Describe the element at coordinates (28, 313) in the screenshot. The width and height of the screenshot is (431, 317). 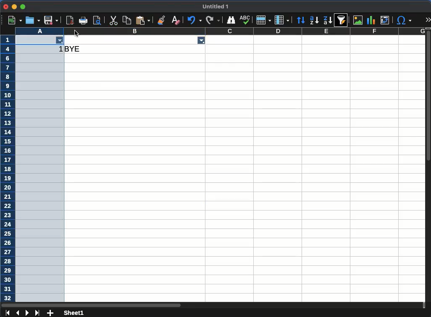
I see `next sheet` at that location.